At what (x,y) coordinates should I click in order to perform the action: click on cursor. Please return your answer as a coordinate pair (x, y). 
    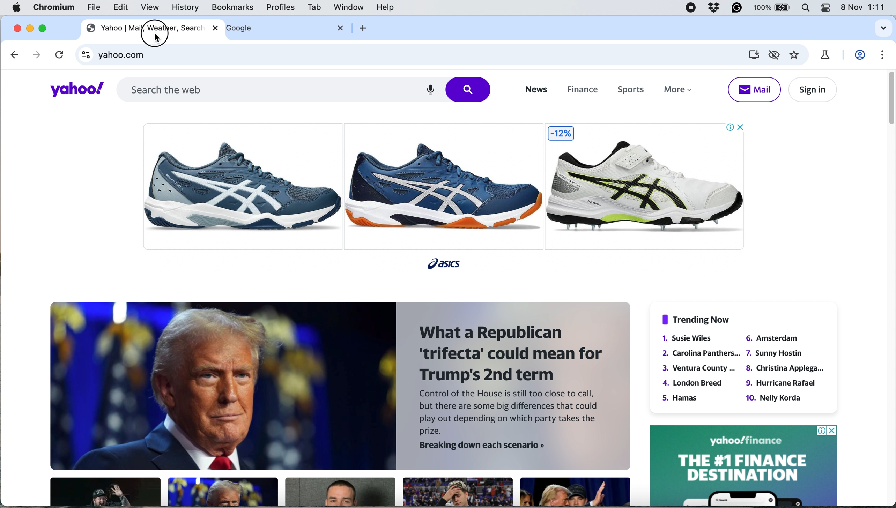
    Looking at the image, I should click on (153, 32).